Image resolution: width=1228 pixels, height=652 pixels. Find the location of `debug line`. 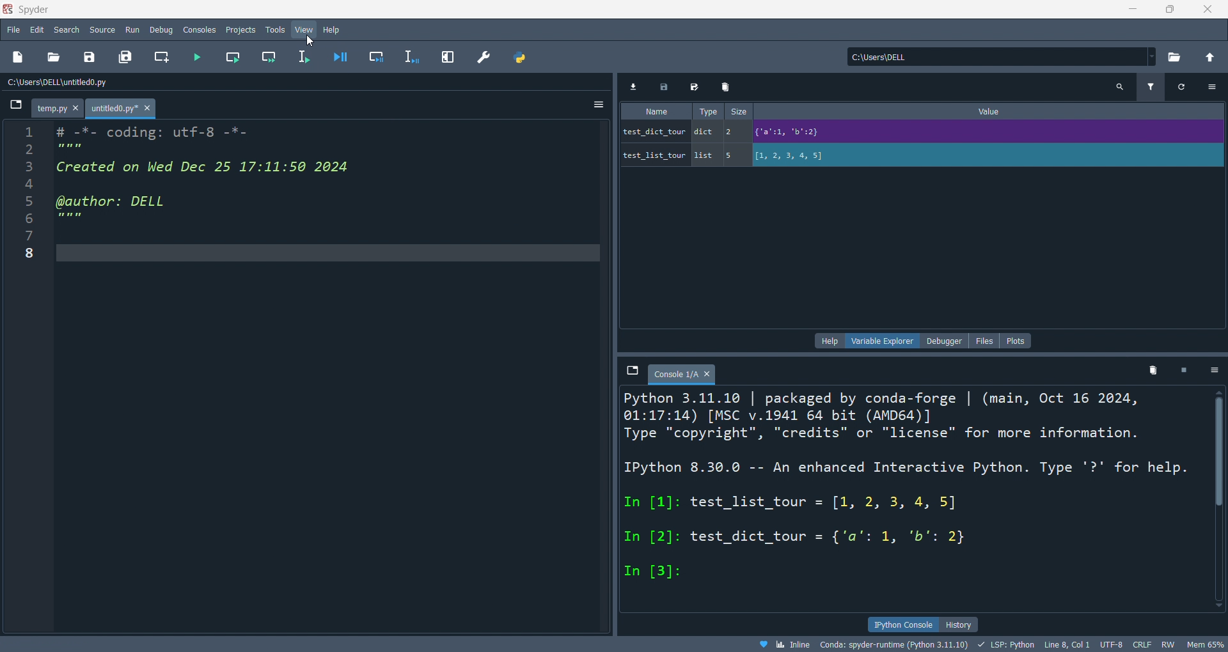

debug line is located at coordinates (412, 56).